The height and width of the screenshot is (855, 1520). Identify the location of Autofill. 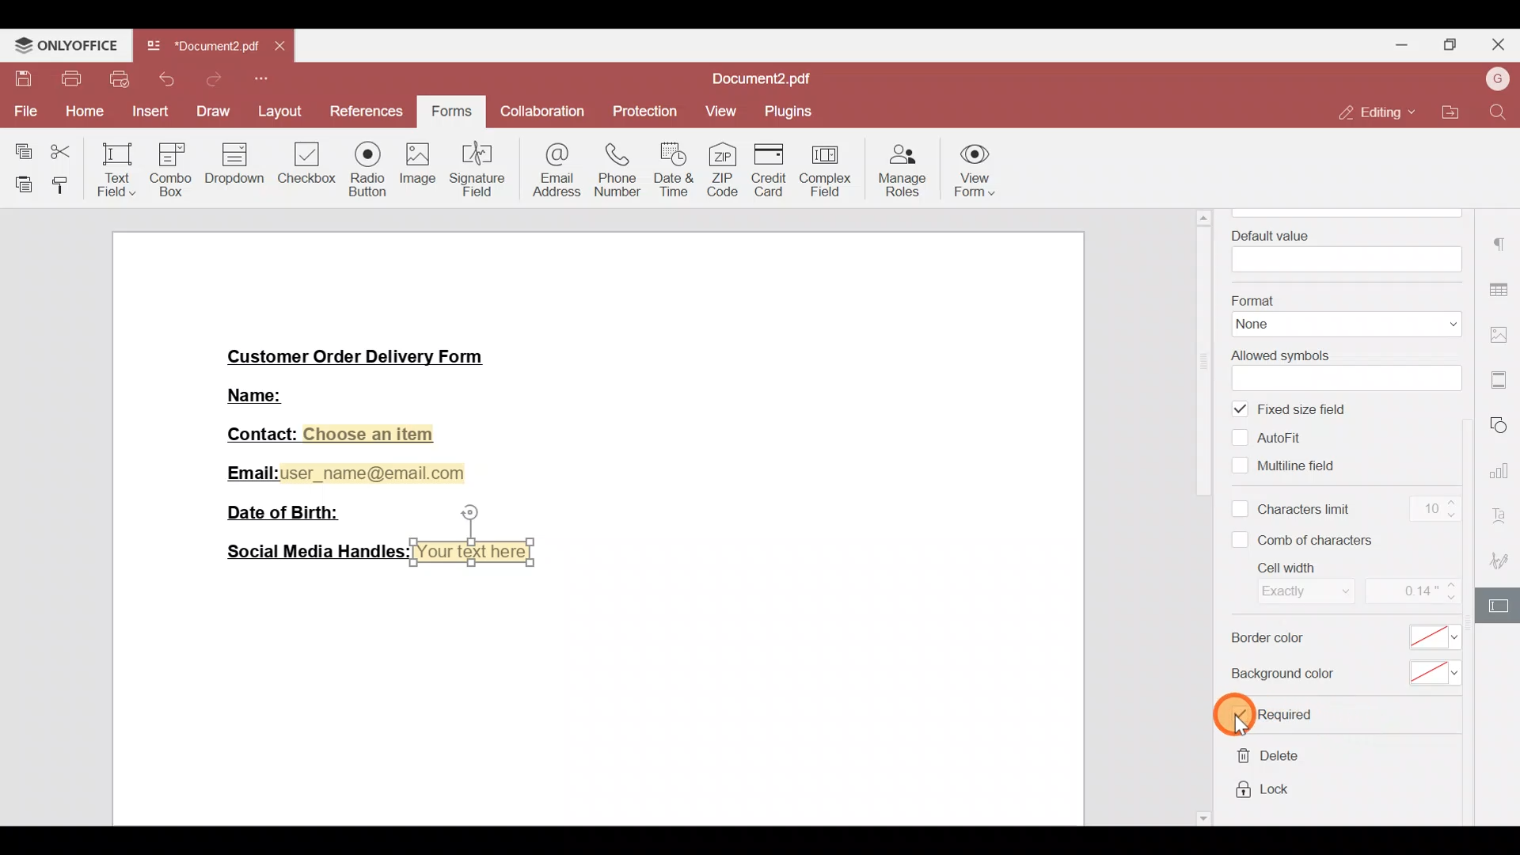
(1275, 437).